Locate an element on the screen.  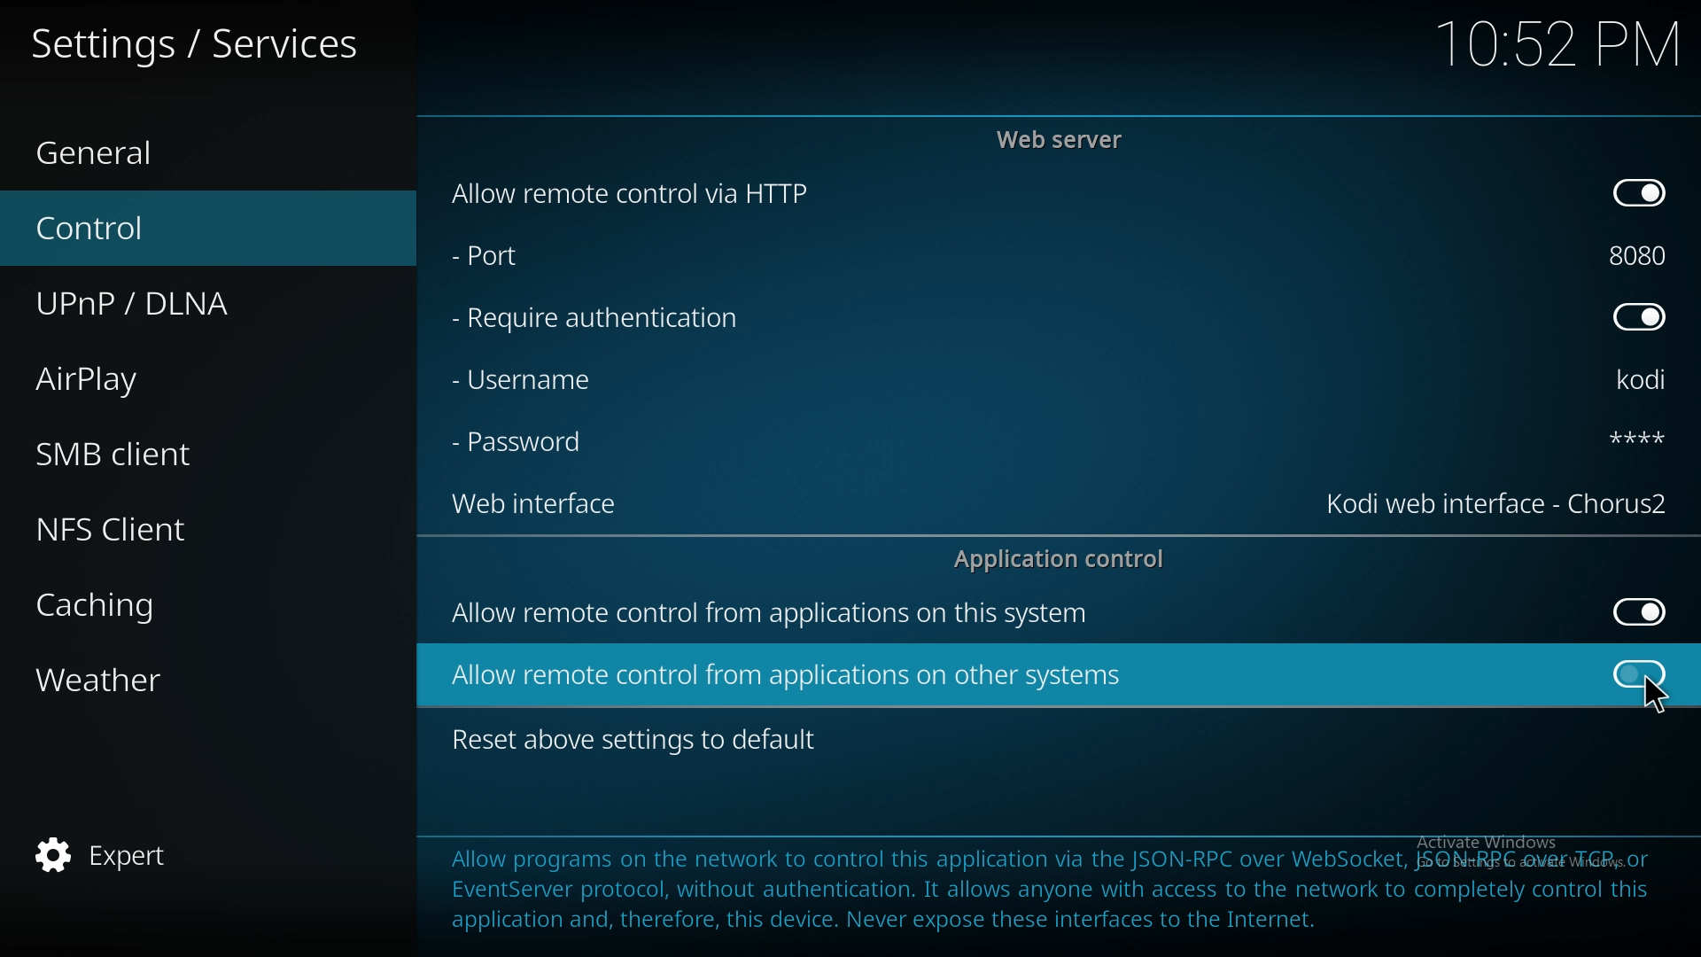
caching is located at coordinates (181, 601).